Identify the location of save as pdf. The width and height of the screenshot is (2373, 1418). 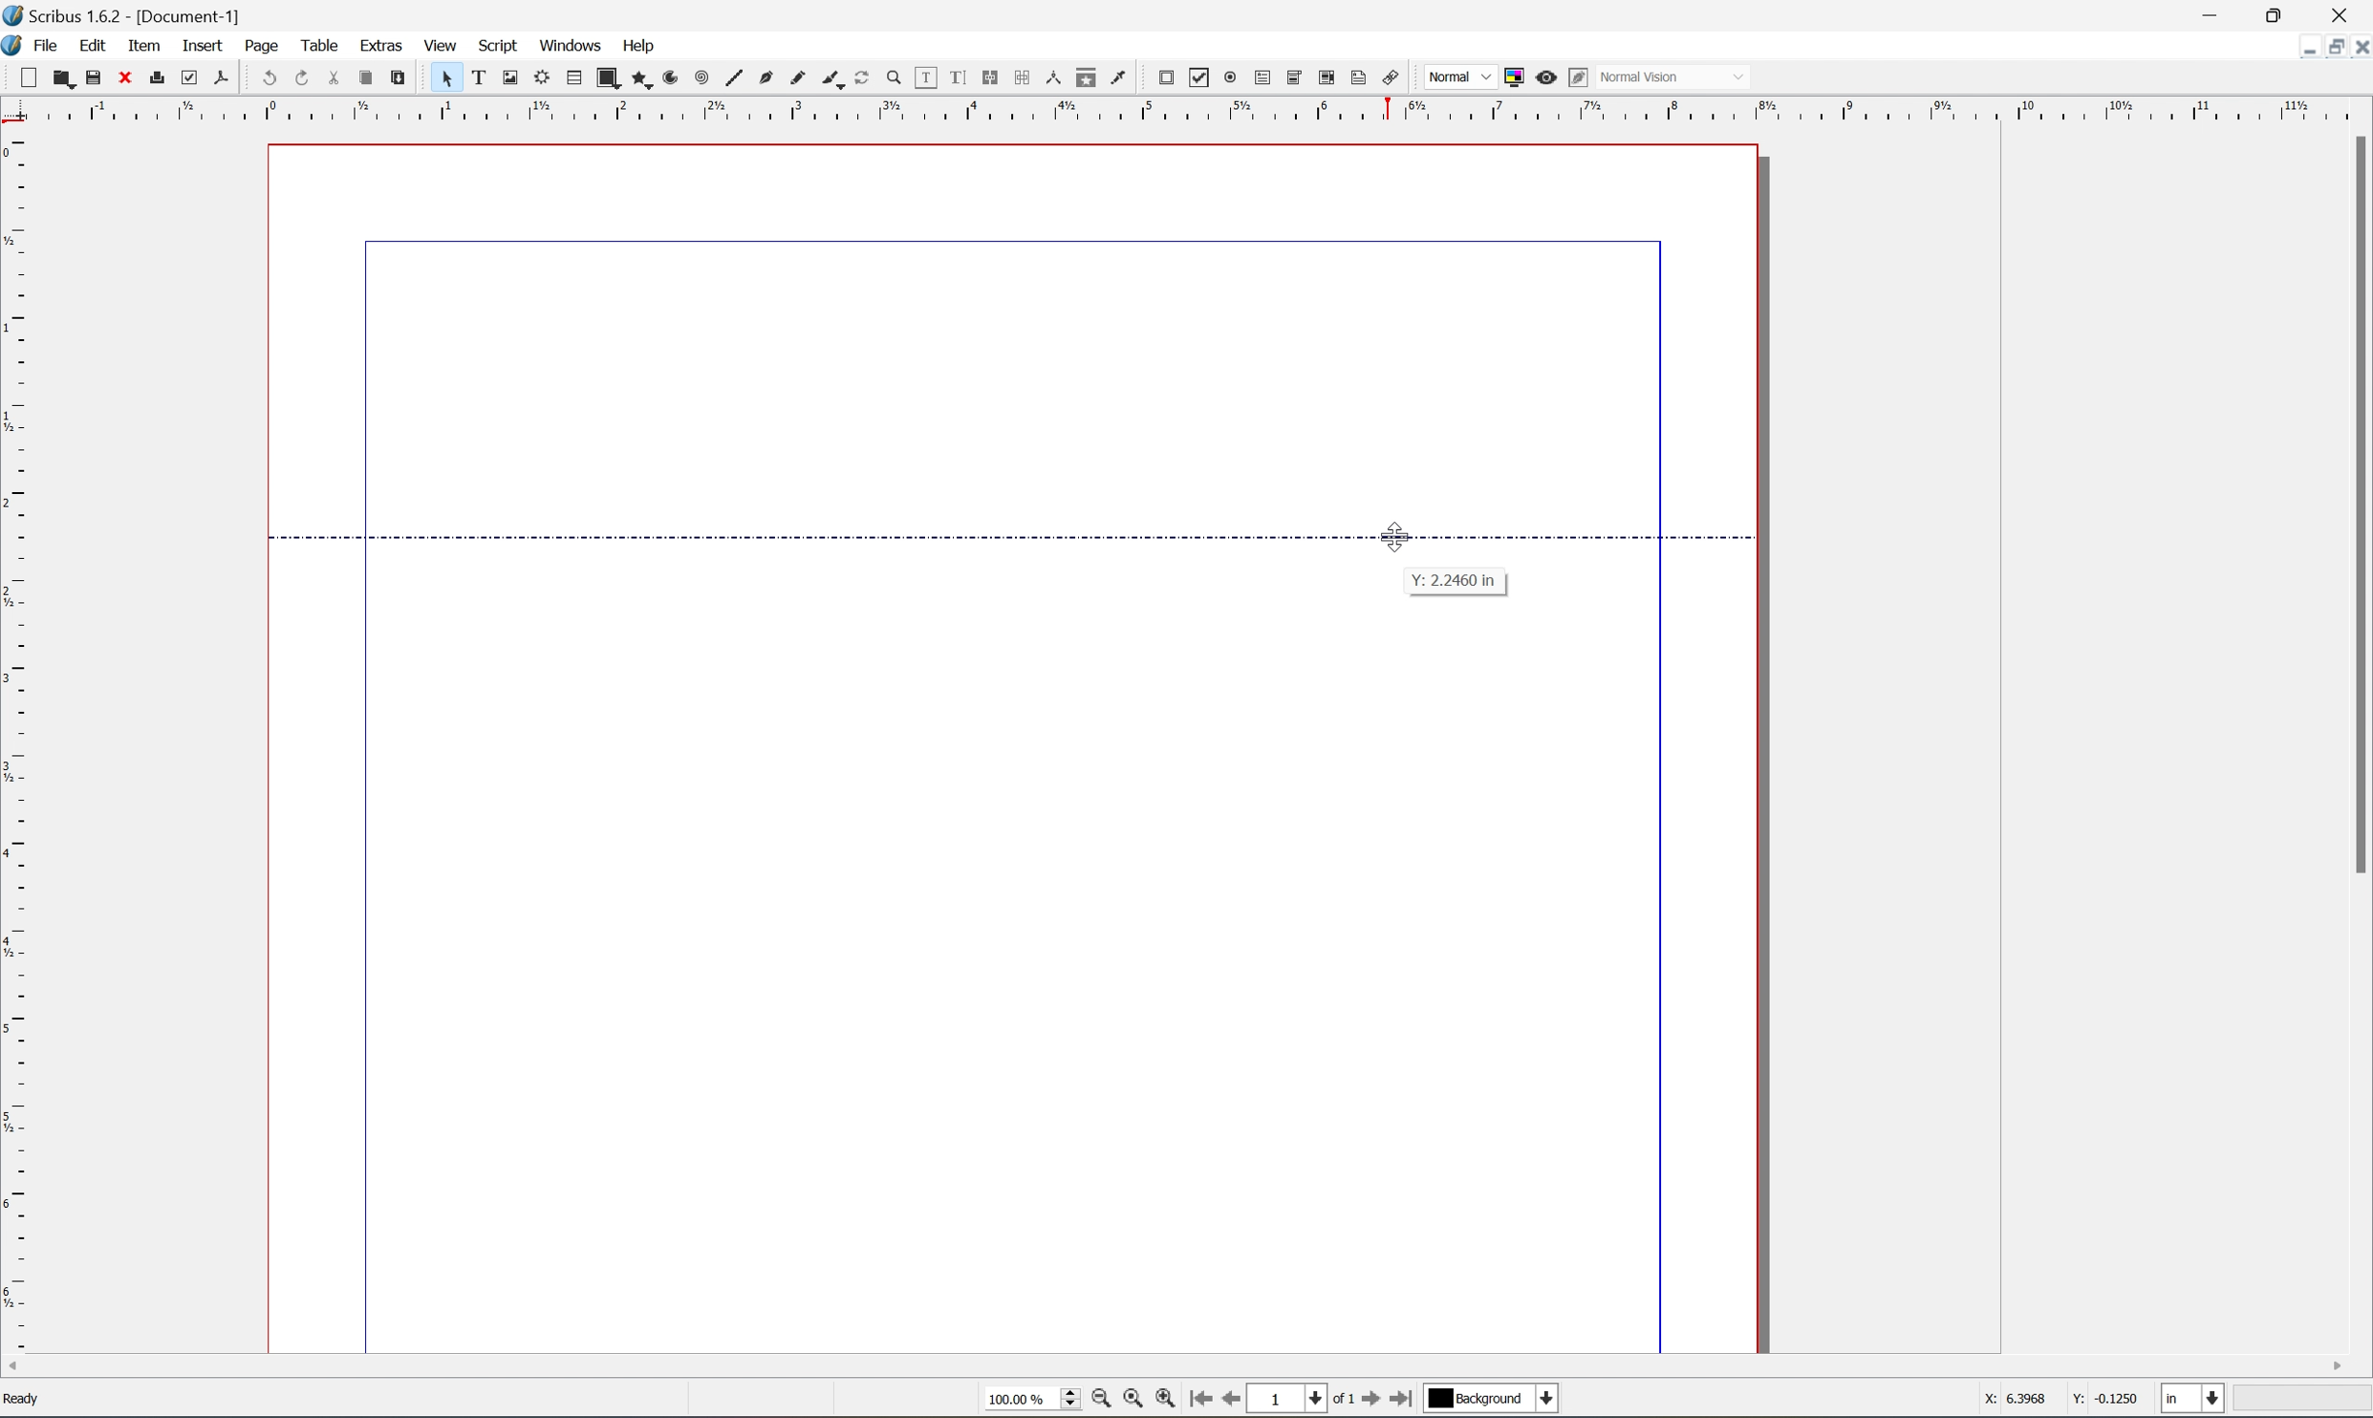
(223, 79).